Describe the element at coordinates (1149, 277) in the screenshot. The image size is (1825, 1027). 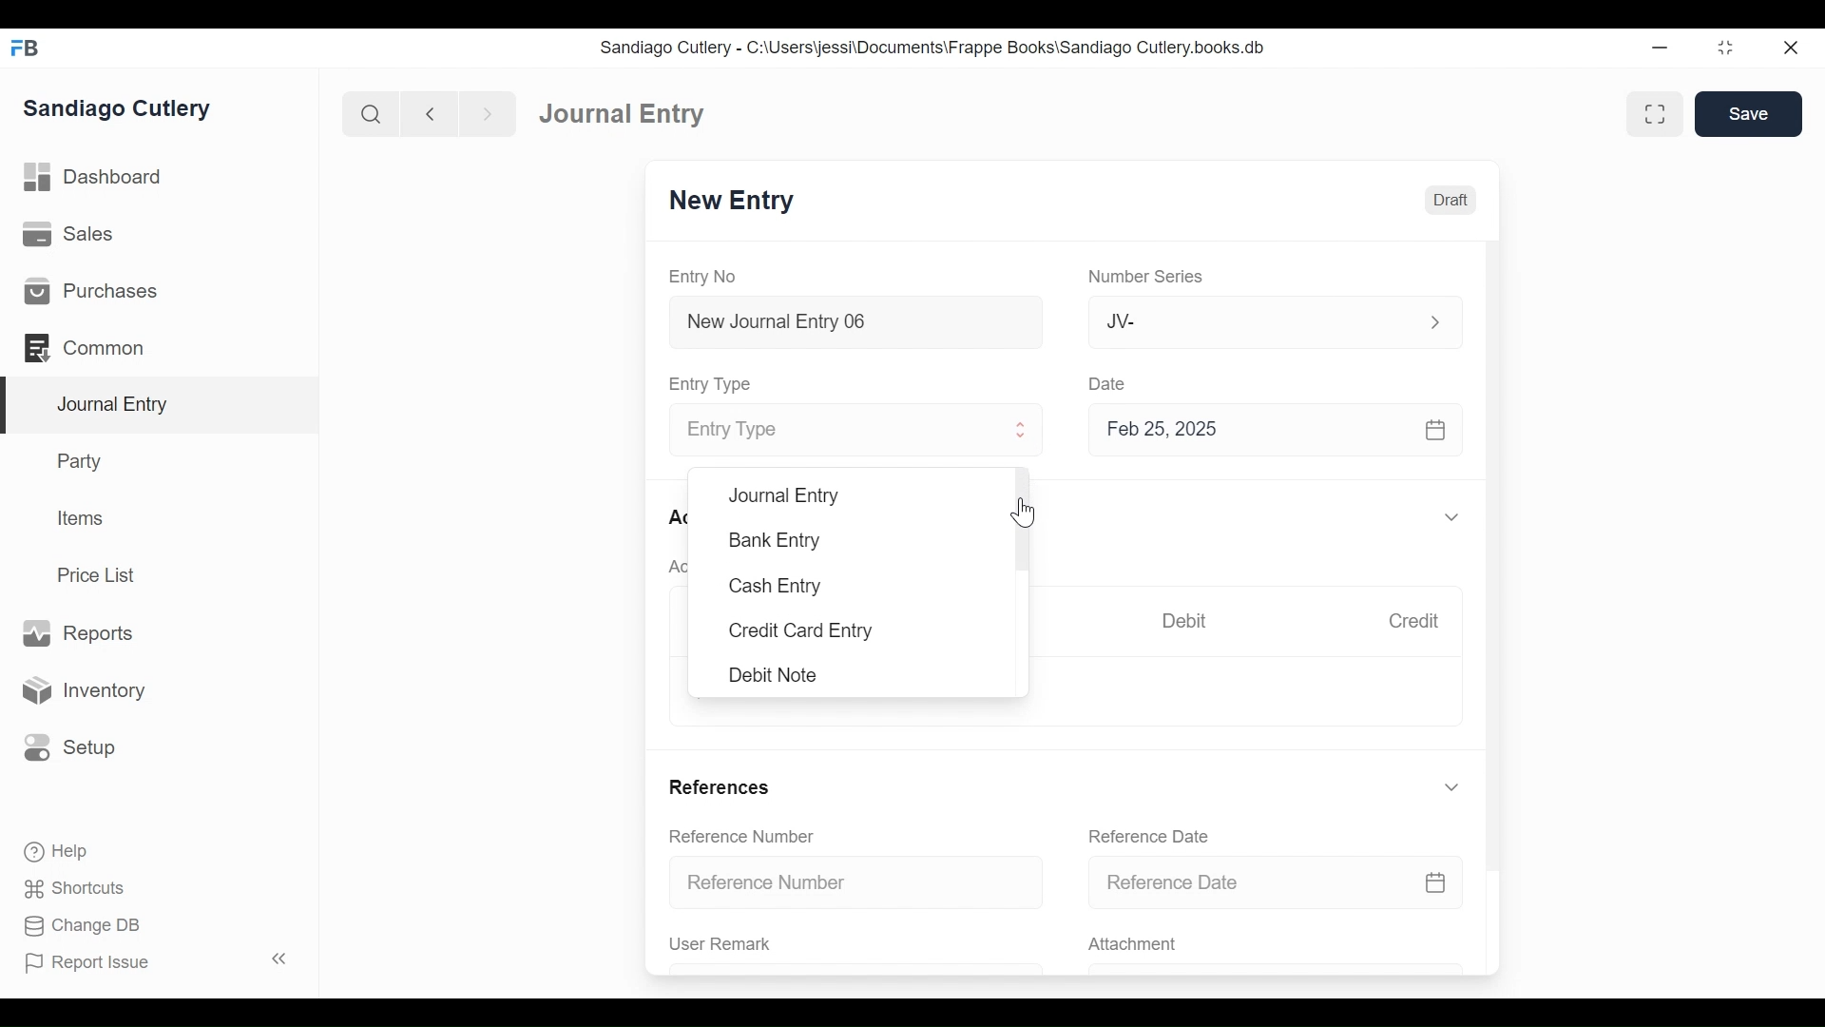
I see `Number Series` at that location.